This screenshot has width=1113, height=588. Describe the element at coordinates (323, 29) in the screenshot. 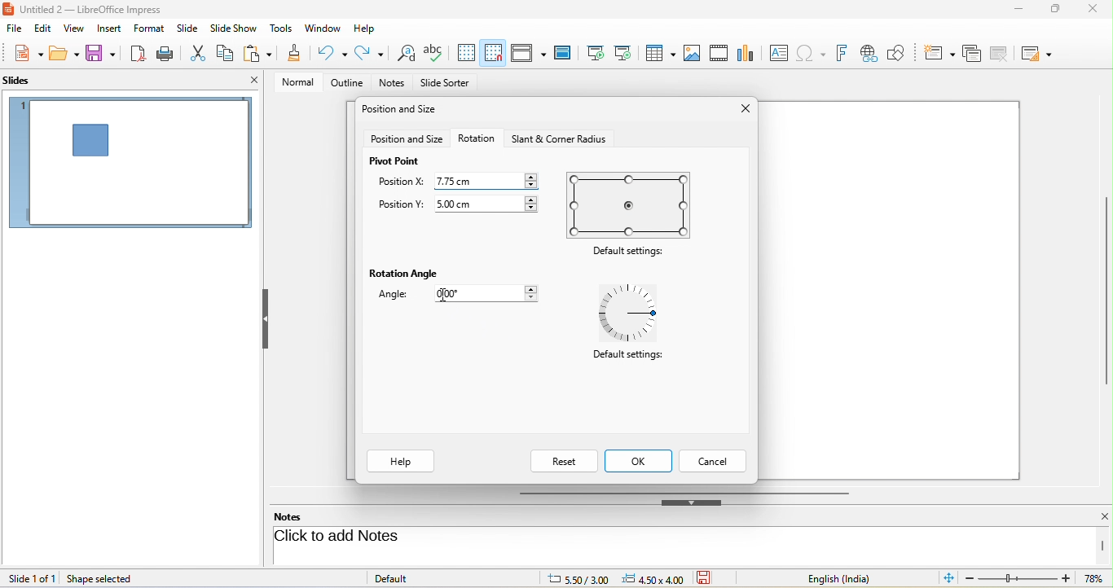

I see `window` at that location.